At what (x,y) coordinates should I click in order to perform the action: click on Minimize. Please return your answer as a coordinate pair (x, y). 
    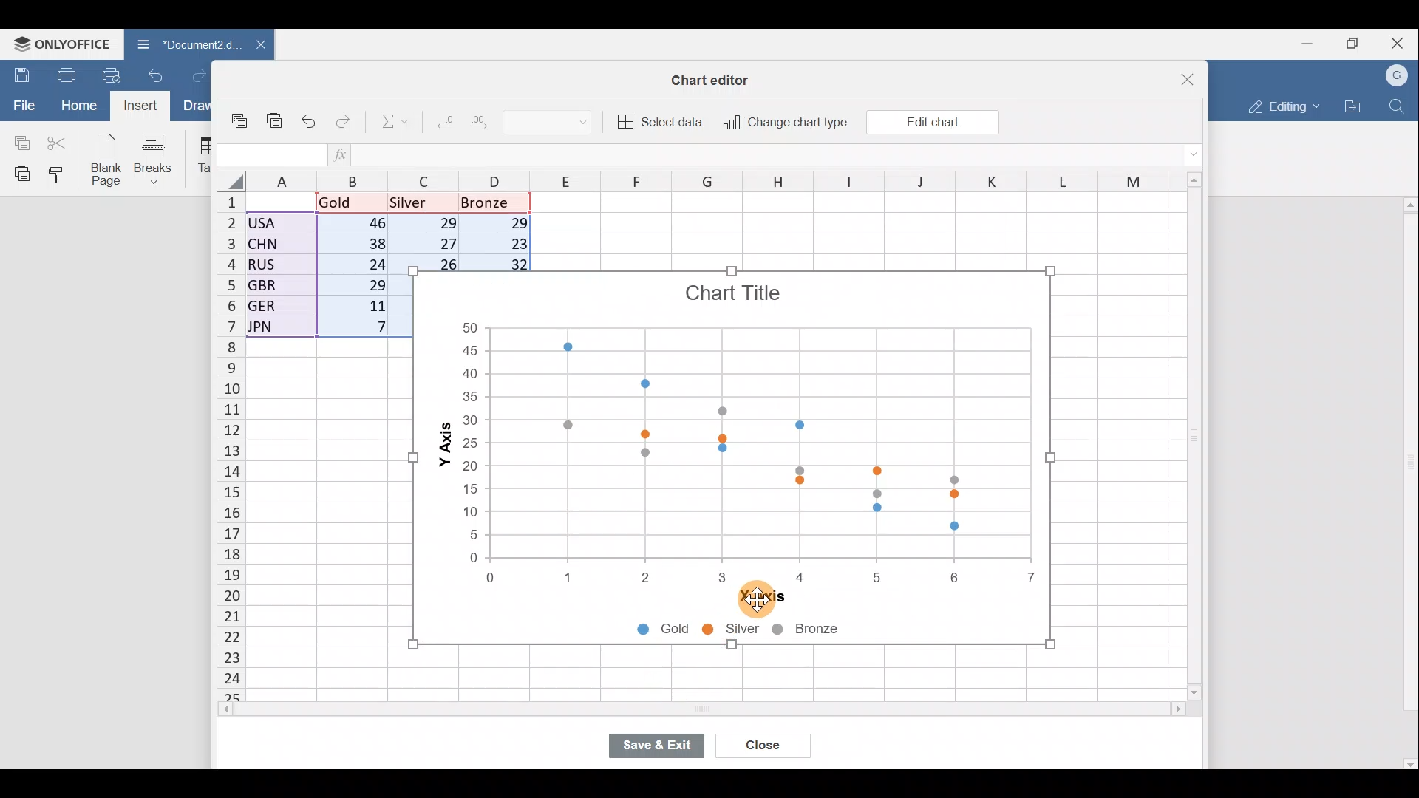
    Looking at the image, I should click on (1304, 45).